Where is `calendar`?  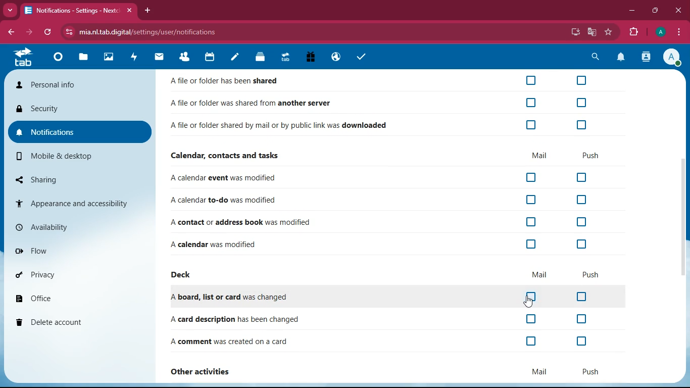 calendar is located at coordinates (210, 58).